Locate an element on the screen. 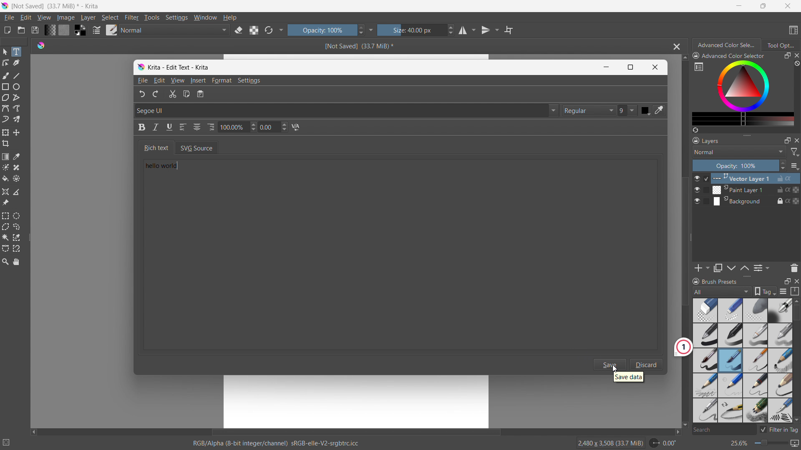 This screenshot has height=450, width=801. same color selection tool is located at coordinates (16, 237).